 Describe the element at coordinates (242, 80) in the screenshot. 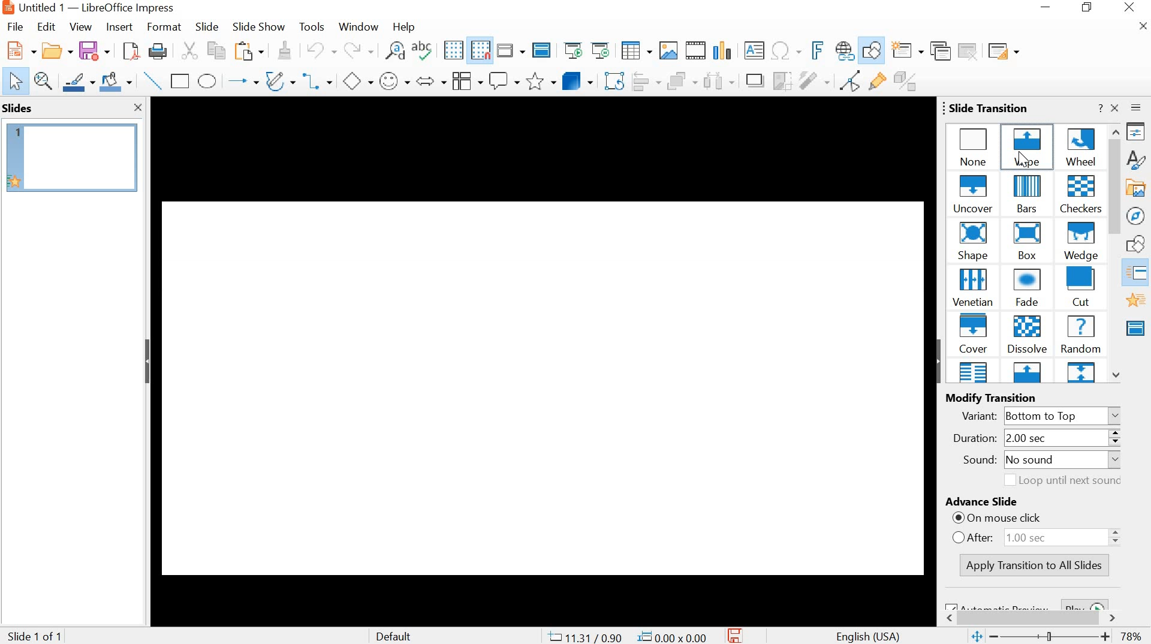

I see `Lines and arrows` at that location.